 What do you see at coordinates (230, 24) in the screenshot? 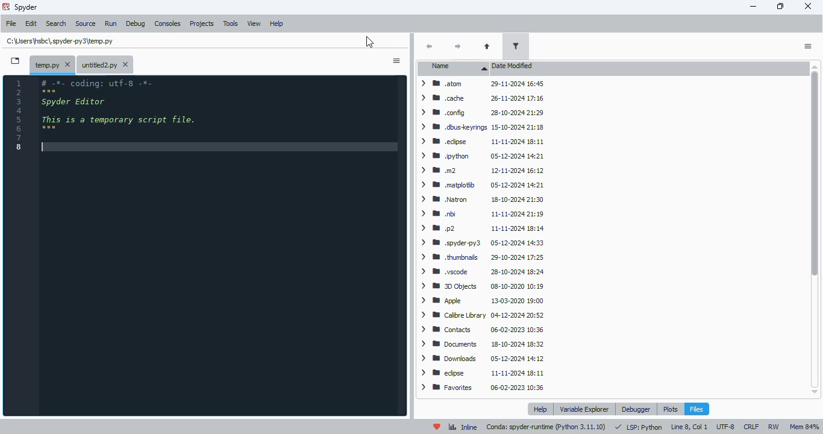
I see `tools` at bounding box center [230, 24].